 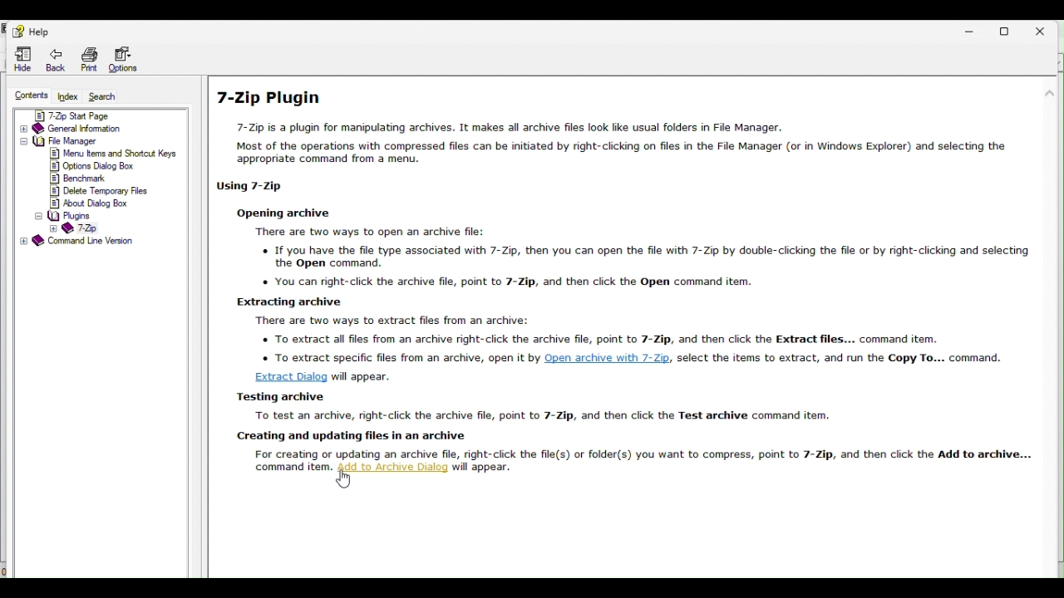 I want to click on Hide, so click(x=21, y=60).